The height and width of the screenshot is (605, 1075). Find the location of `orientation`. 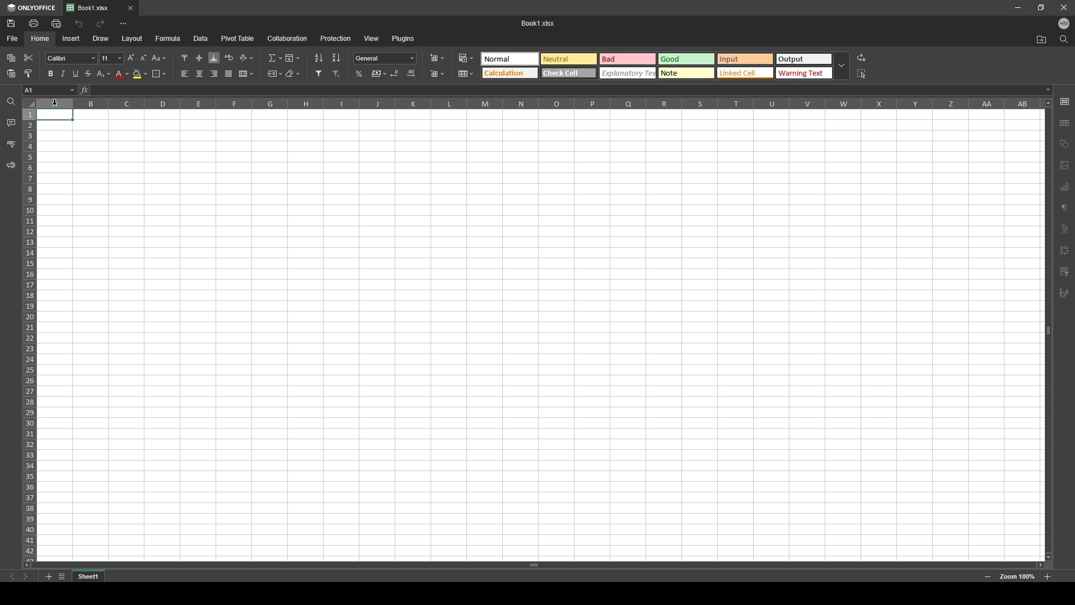

orientation is located at coordinates (246, 58).